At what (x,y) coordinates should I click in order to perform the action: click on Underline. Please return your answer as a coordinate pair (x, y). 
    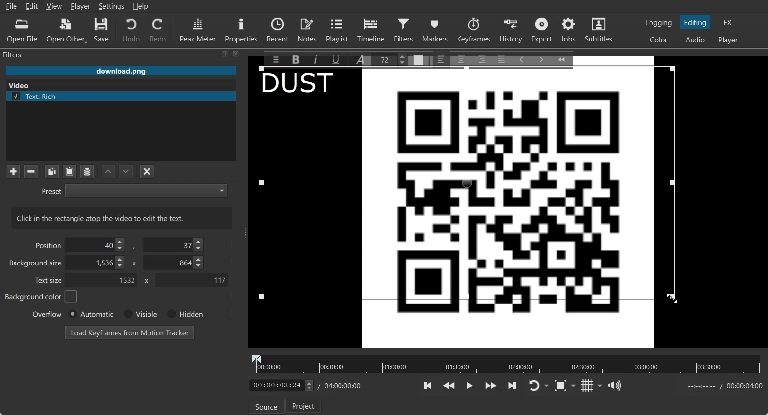
    Looking at the image, I should click on (339, 59).